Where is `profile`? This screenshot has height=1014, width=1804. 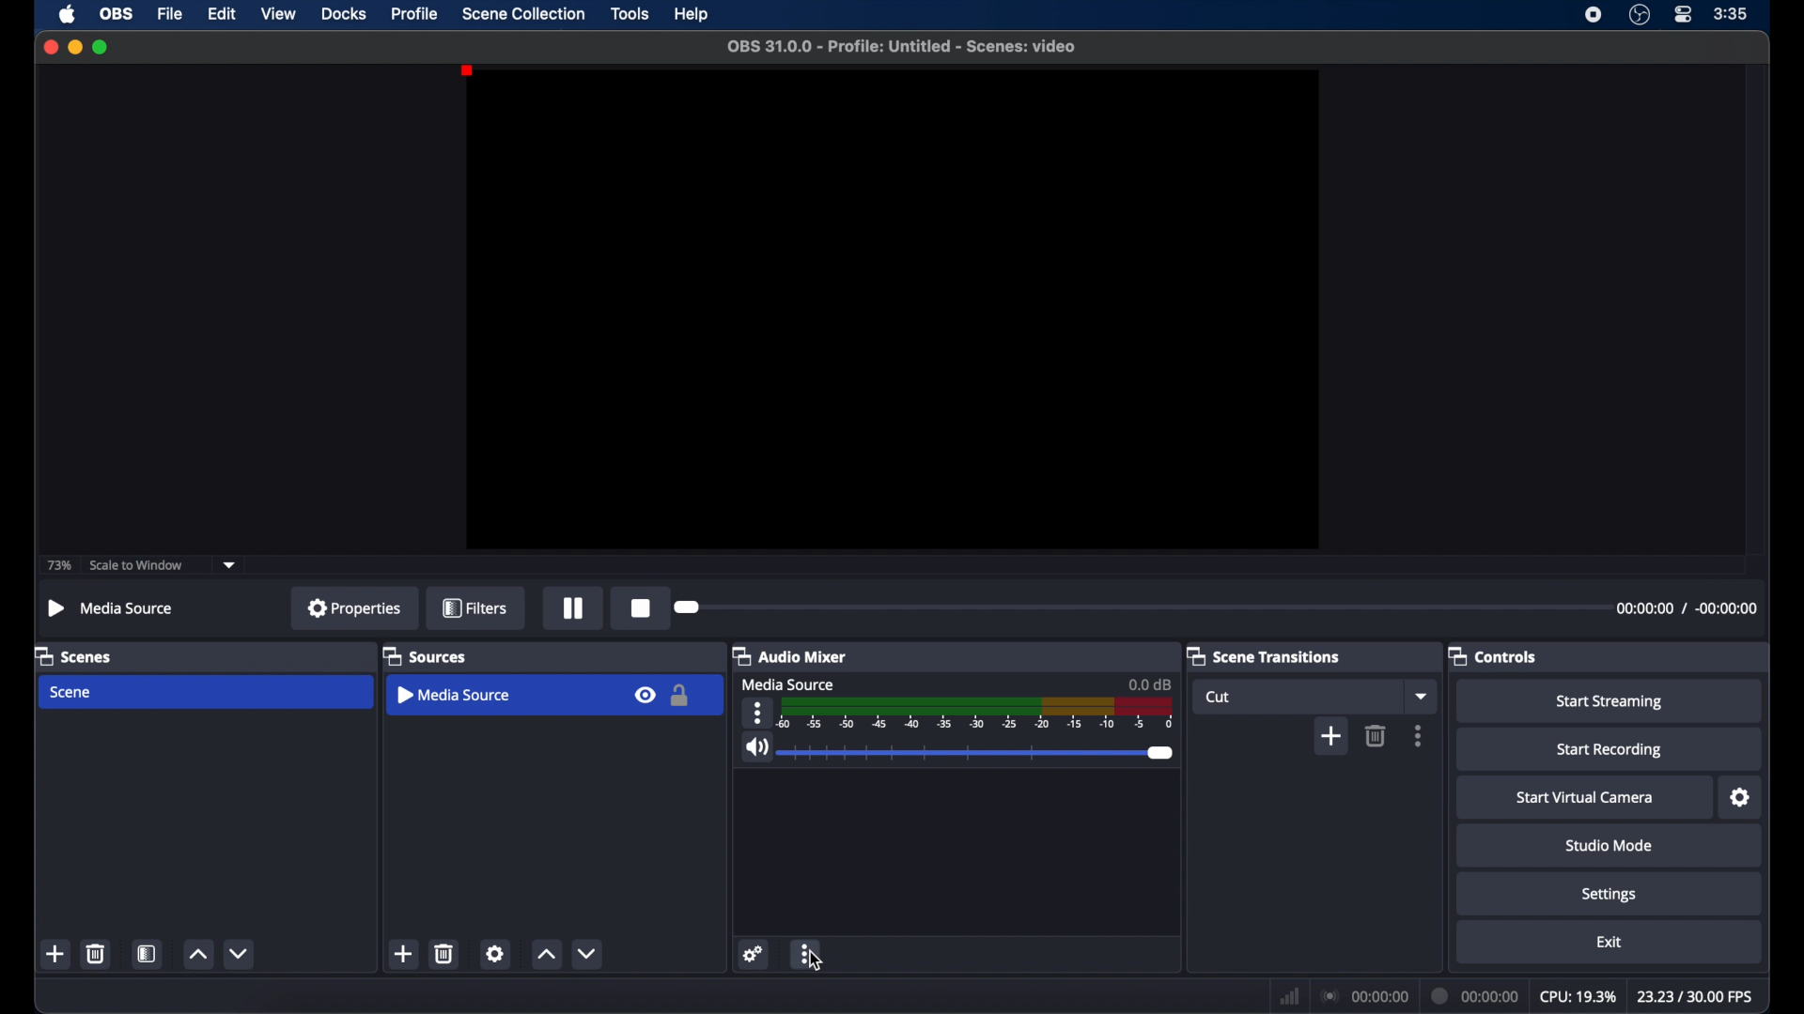
profile is located at coordinates (416, 14).